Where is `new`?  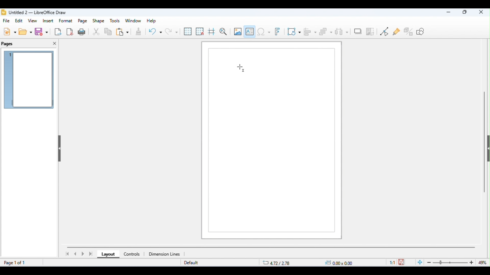
new is located at coordinates (10, 31).